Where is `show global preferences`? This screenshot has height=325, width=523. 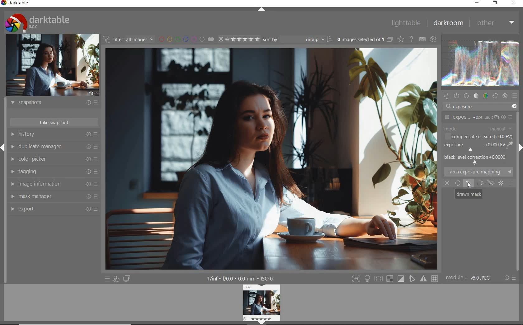
show global preferences is located at coordinates (434, 39).